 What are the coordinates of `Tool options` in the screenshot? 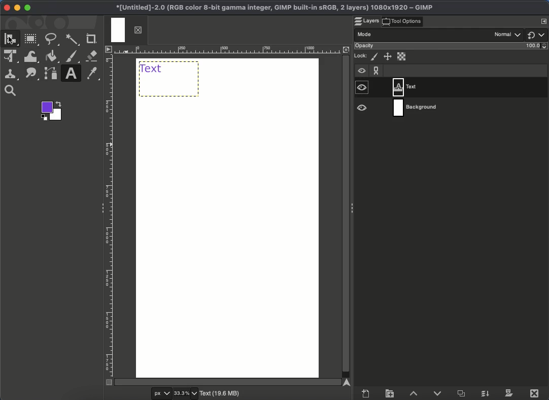 It's located at (402, 21).